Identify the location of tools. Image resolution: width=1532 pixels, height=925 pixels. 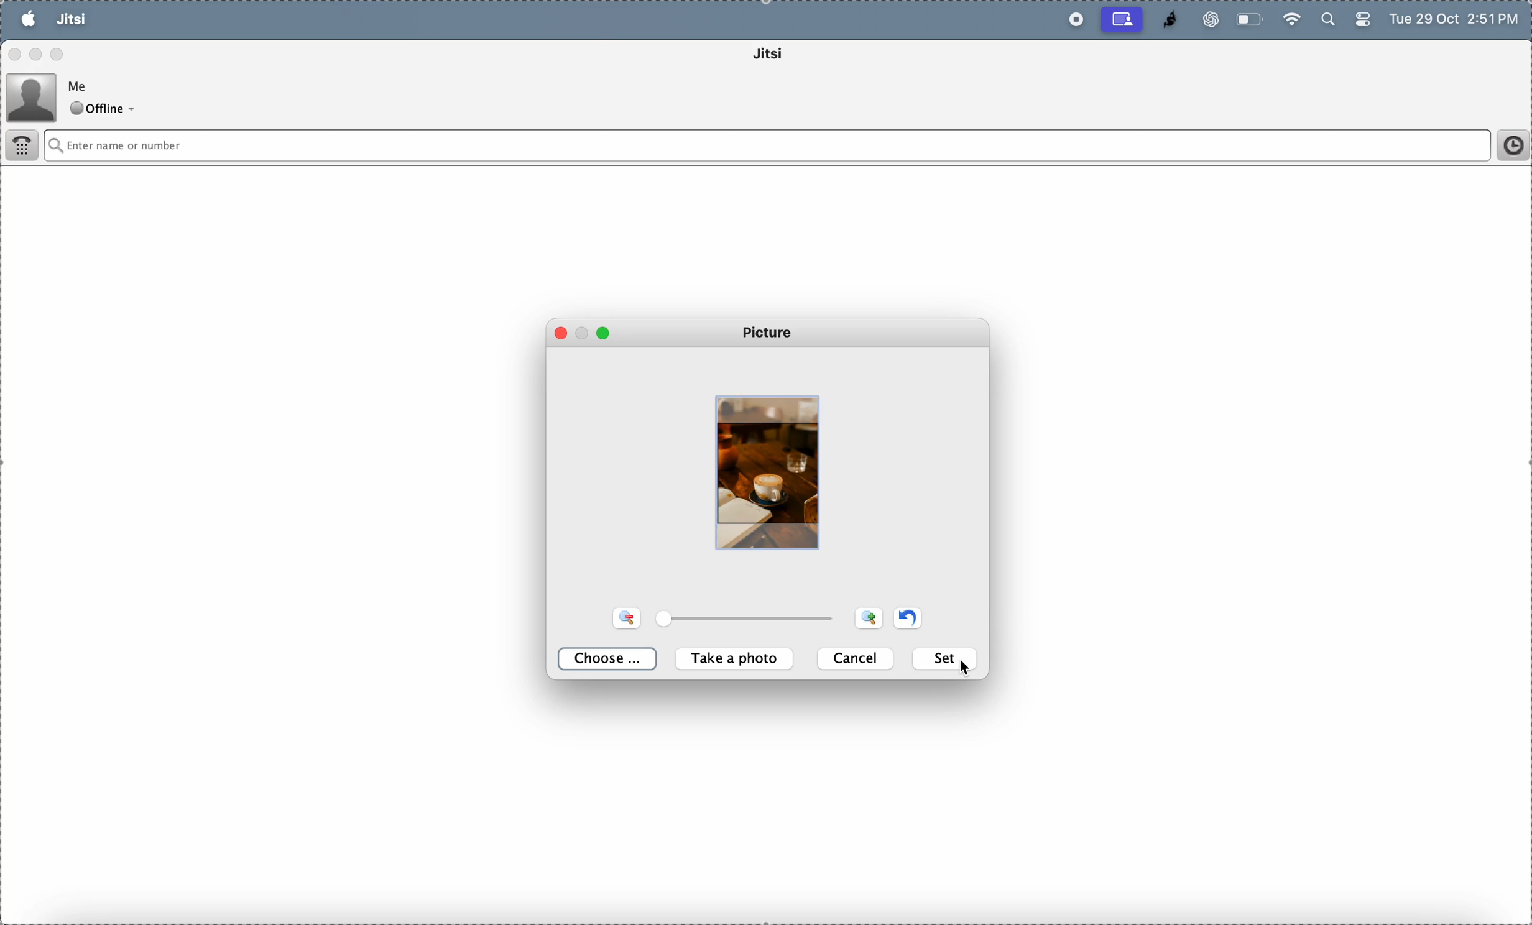
(168, 20).